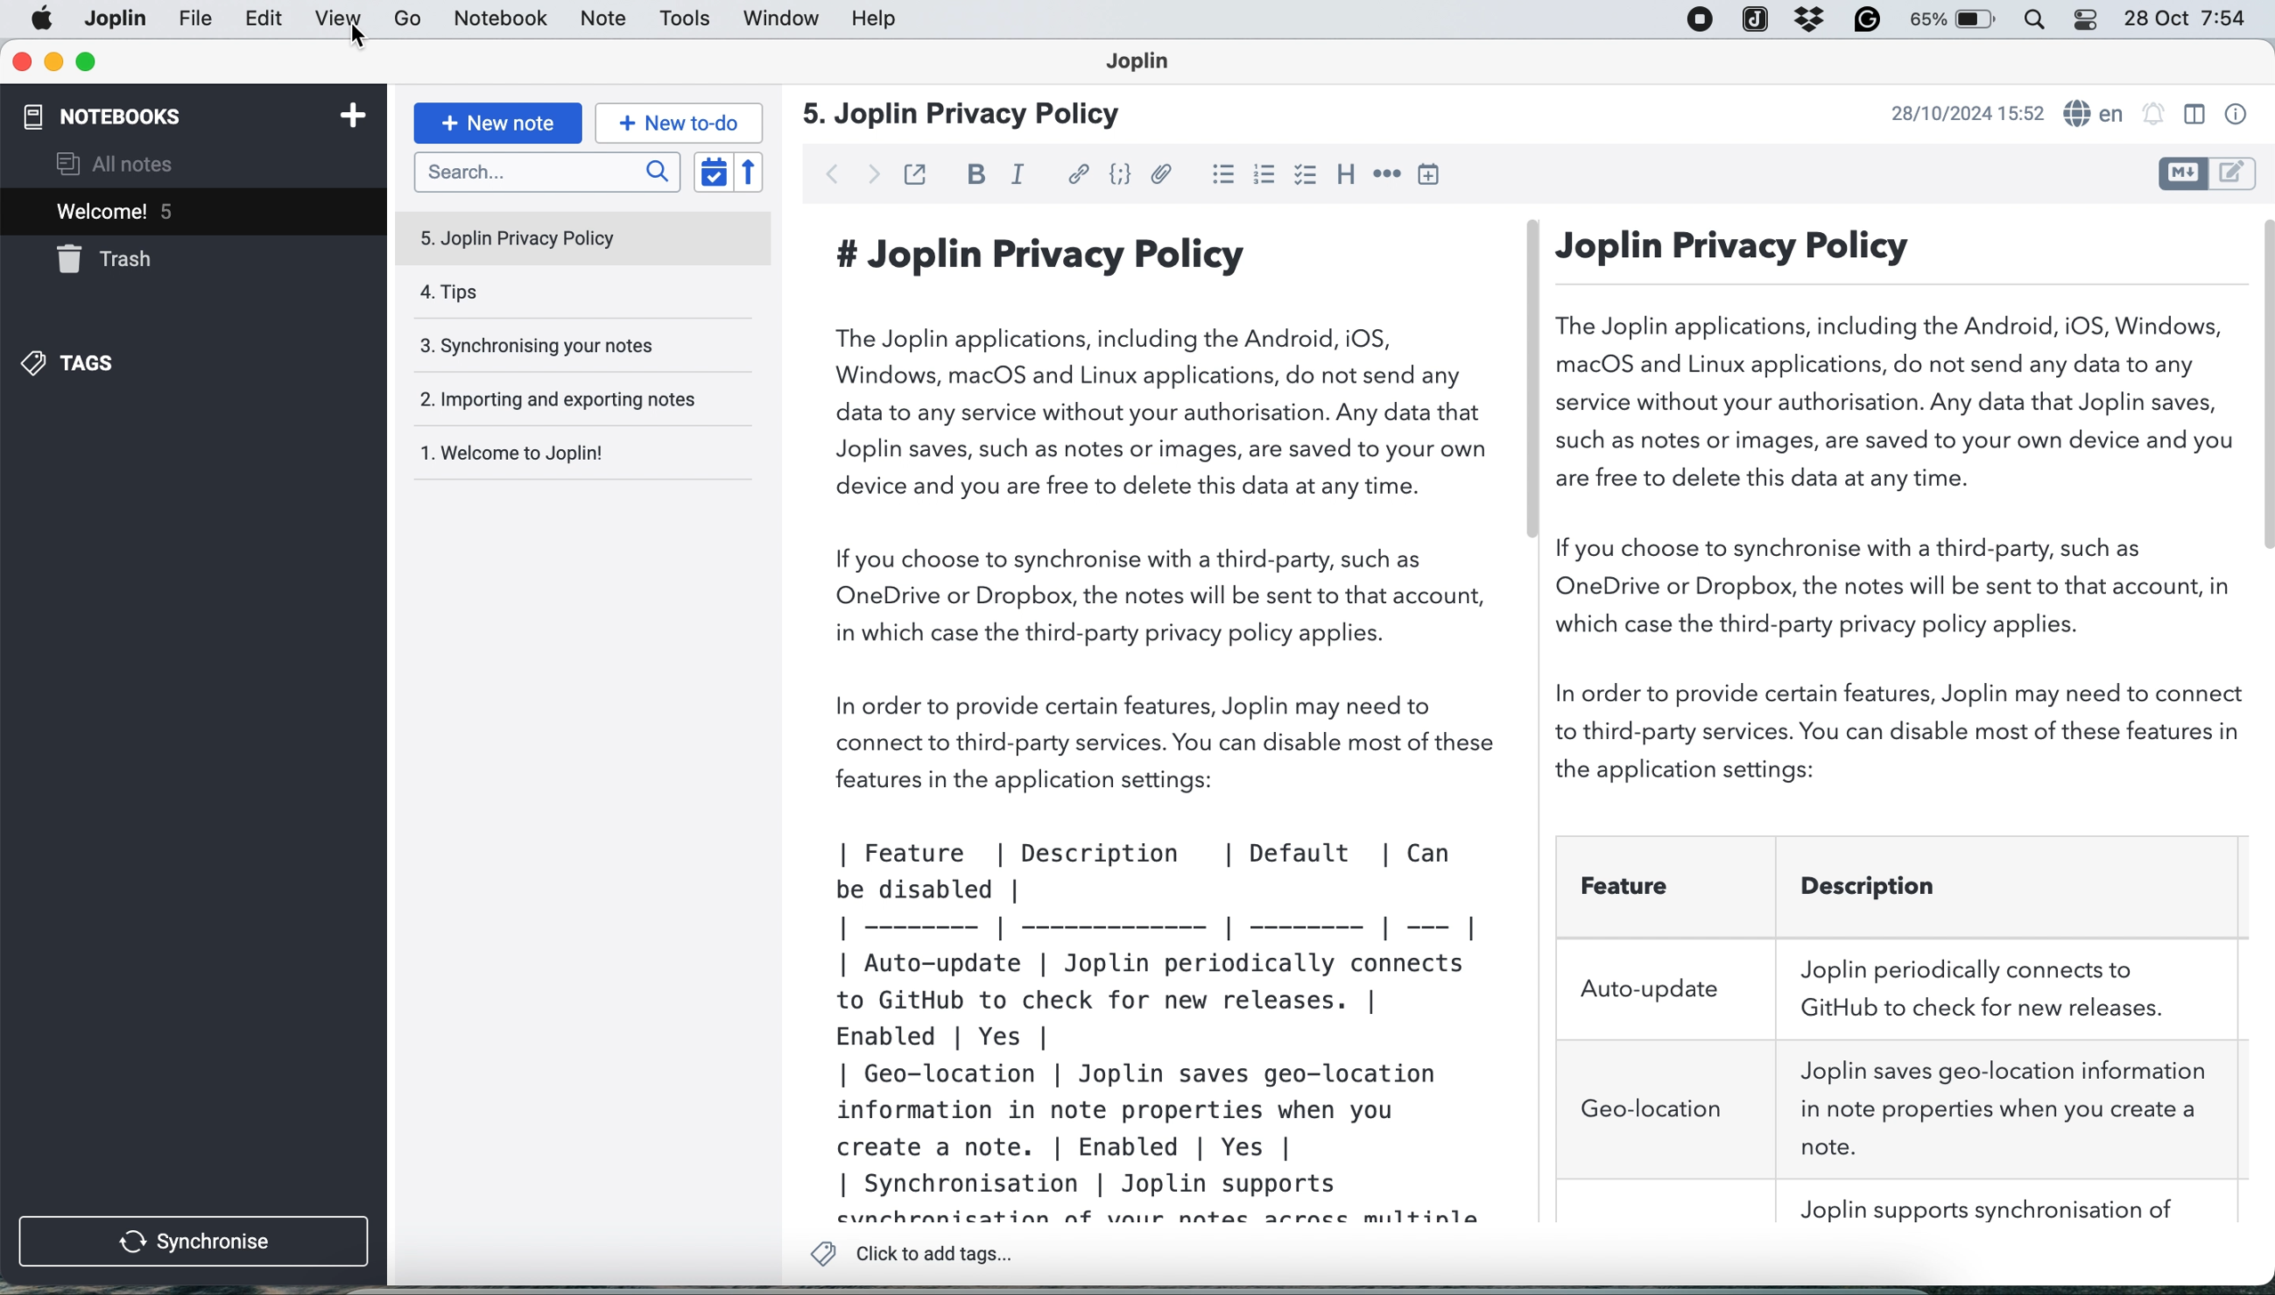  Describe the element at coordinates (113, 115) in the screenshot. I see `notebooks` at that location.